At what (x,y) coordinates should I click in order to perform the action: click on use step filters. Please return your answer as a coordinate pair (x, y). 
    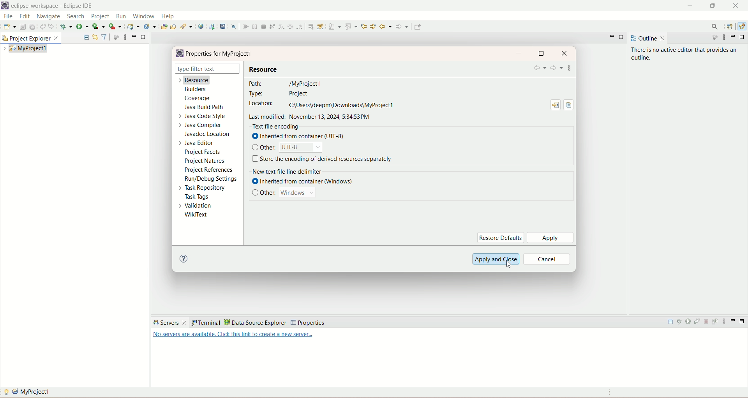
    Looking at the image, I should click on (322, 26).